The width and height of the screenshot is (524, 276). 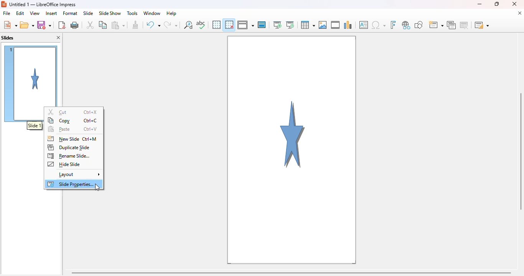 What do you see at coordinates (246, 25) in the screenshot?
I see `display views` at bounding box center [246, 25].